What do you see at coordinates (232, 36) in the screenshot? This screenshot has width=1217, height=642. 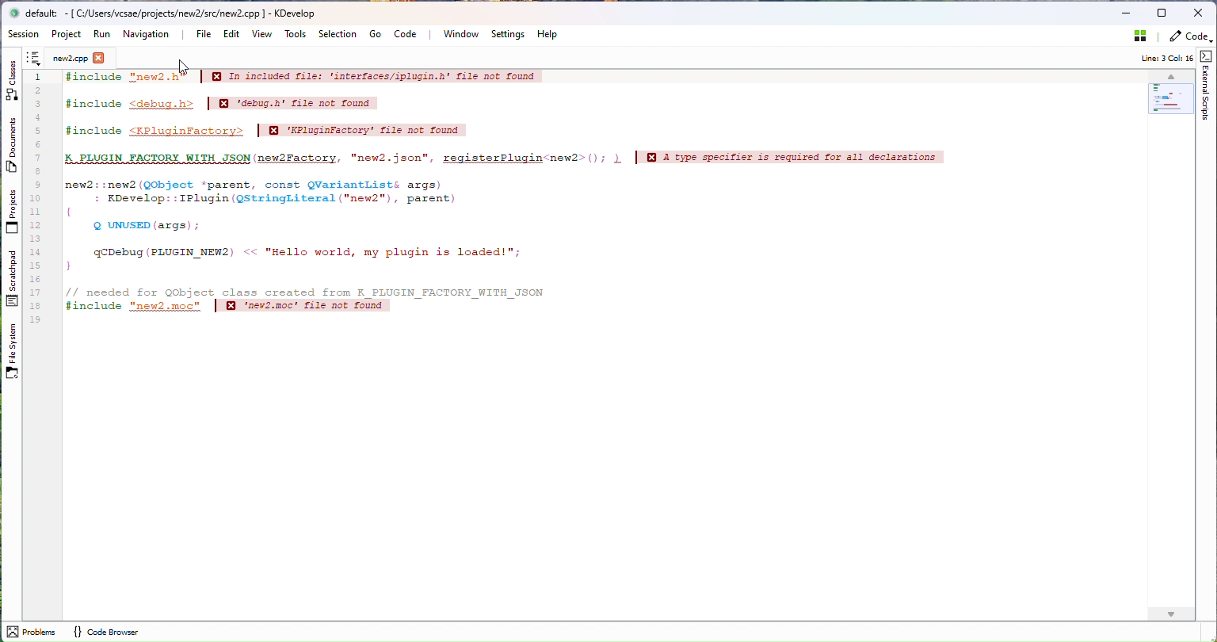 I see `Edit` at bounding box center [232, 36].